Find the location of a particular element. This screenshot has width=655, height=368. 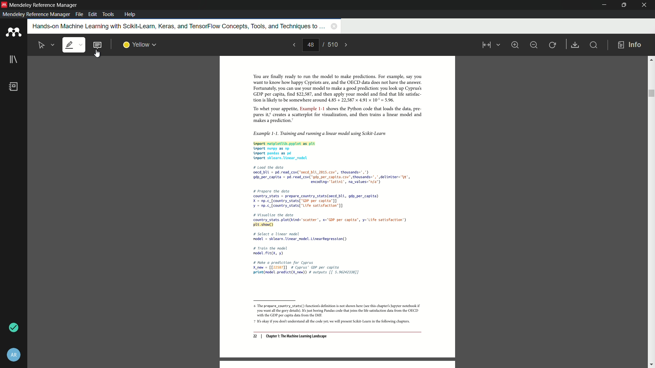

add note is located at coordinates (97, 45).